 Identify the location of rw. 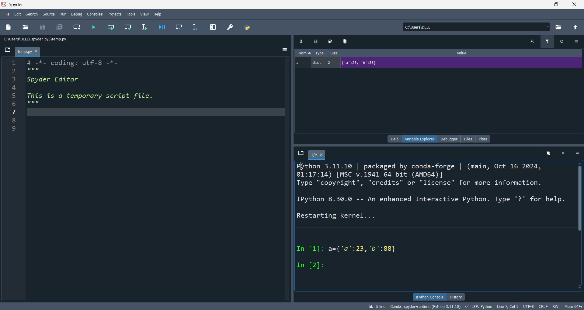
(555, 306).